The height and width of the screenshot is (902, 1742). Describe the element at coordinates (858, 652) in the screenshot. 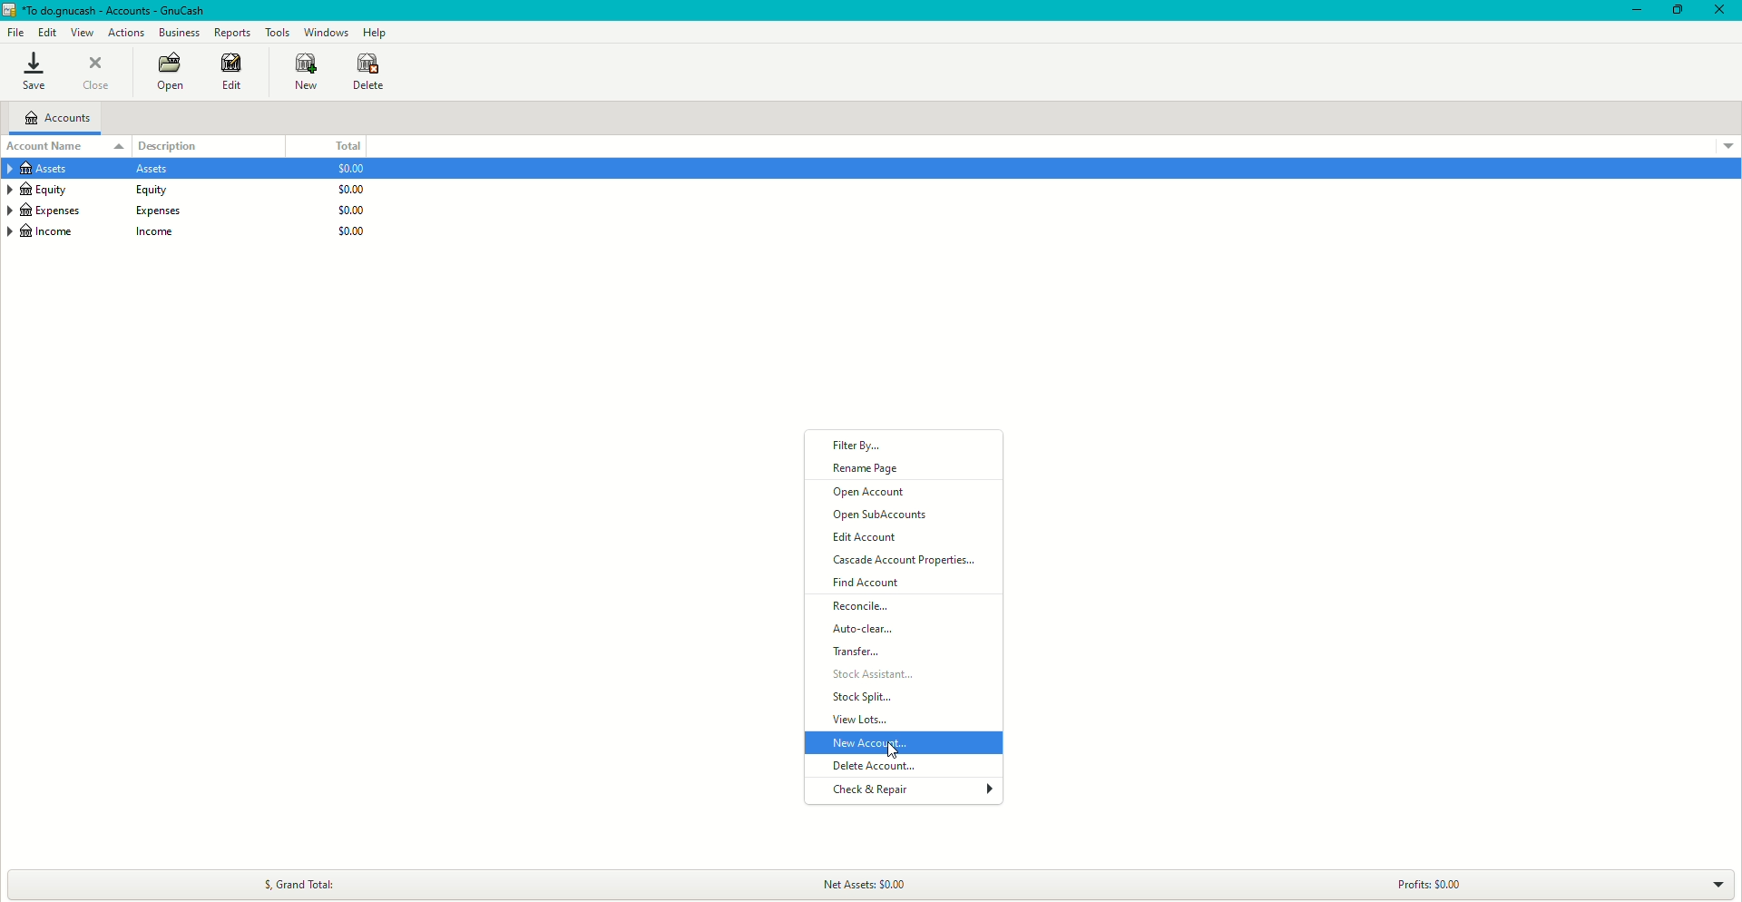

I see `Transfer` at that location.